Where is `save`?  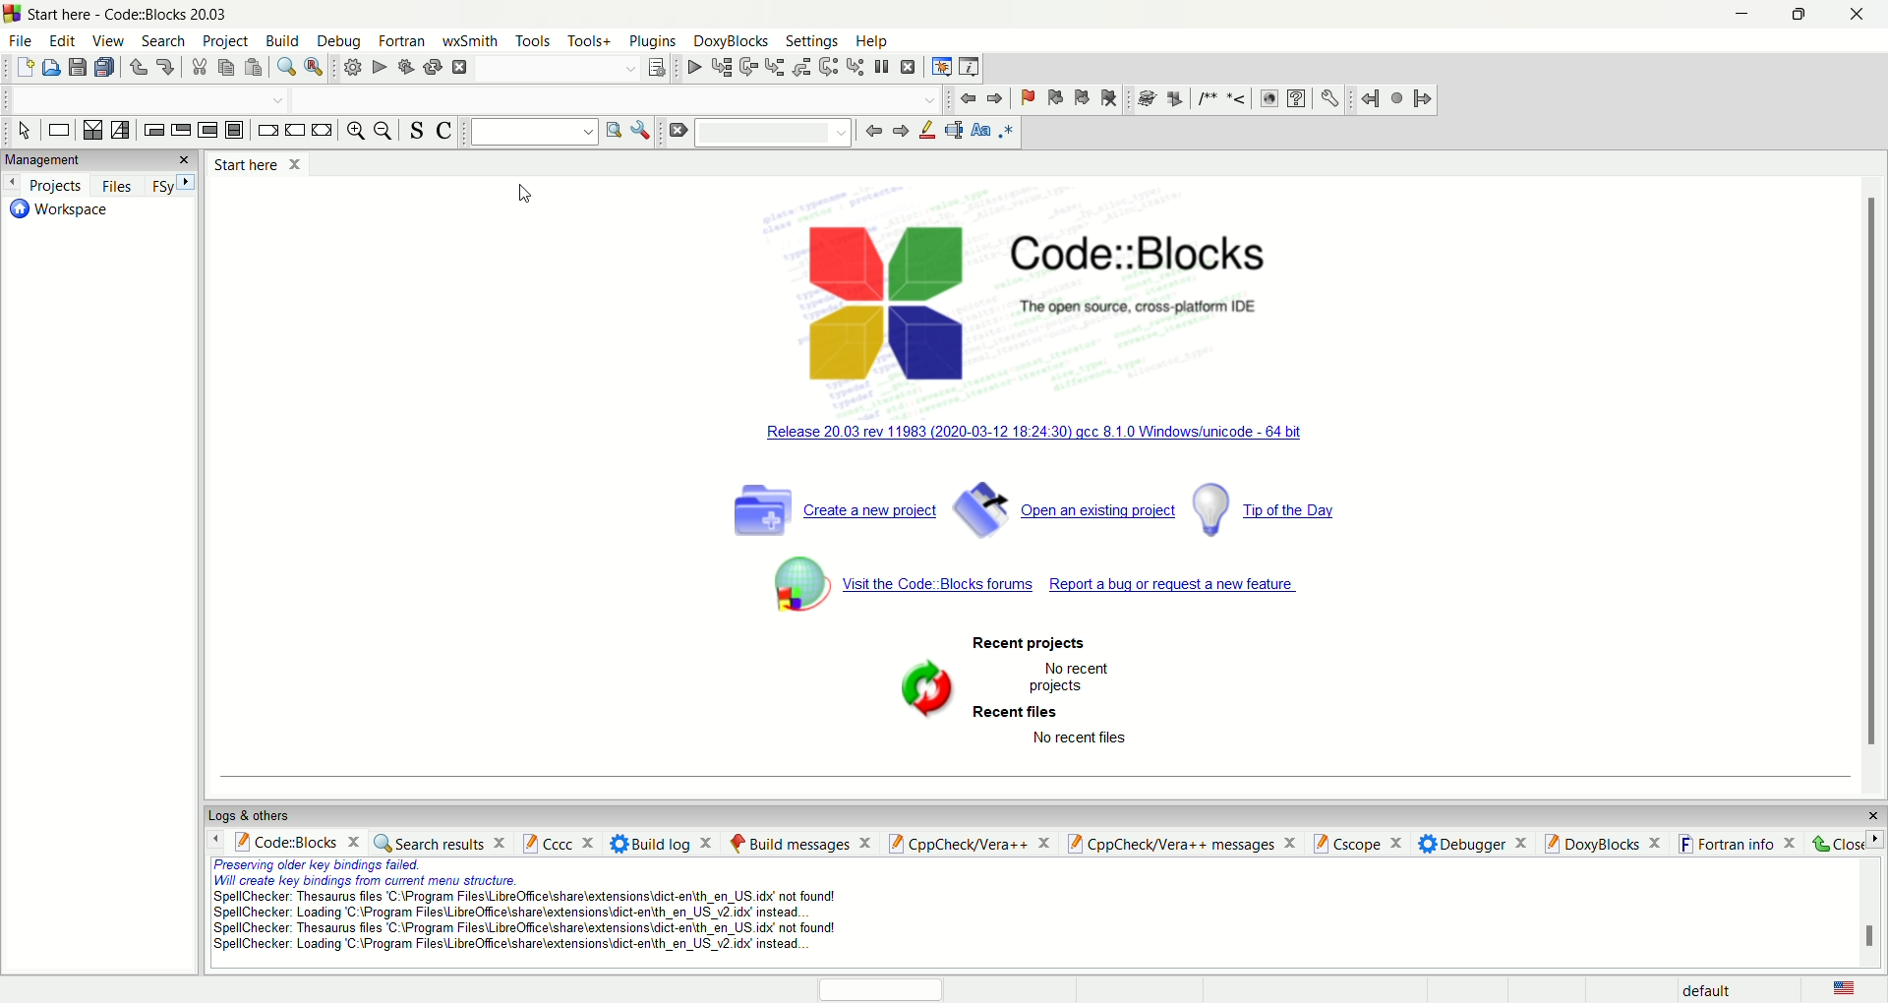 save is located at coordinates (79, 70).